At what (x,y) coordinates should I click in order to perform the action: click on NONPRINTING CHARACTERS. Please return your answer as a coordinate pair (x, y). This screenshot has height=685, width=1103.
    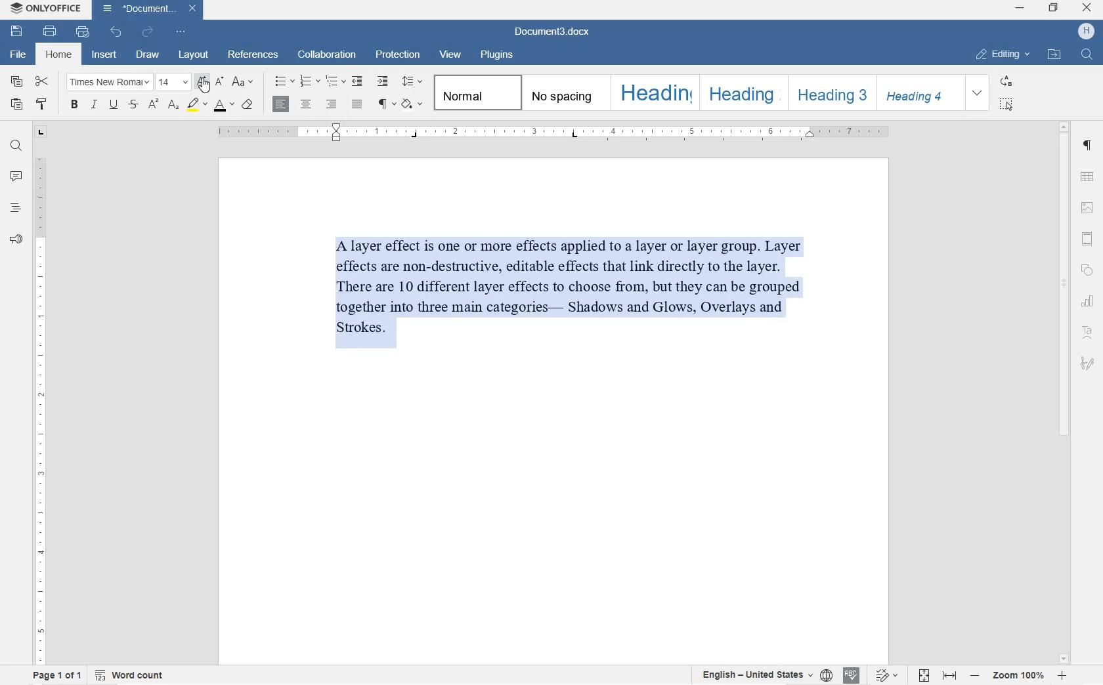
    Looking at the image, I should click on (387, 104).